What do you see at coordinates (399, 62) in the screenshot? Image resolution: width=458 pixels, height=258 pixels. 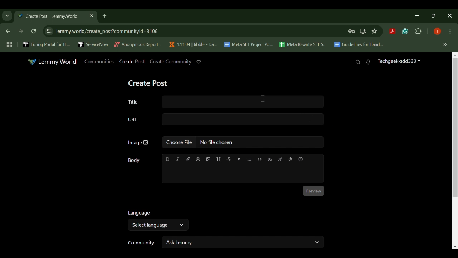 I see `Techgeekkidd333` at bounding box center [399, 62].